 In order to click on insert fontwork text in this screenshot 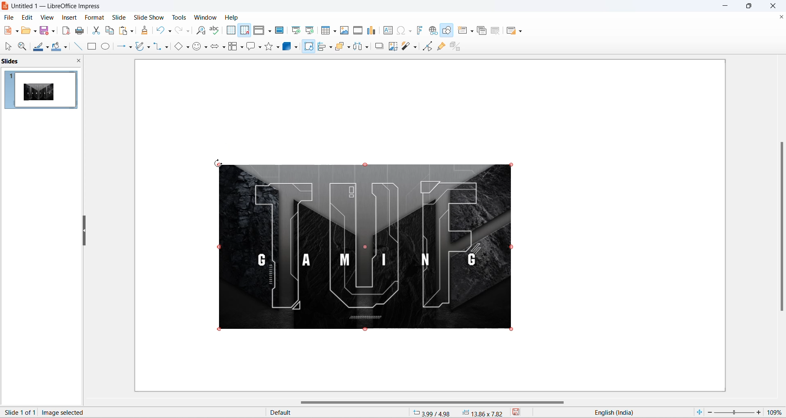, I will do `click(419, 30)`.